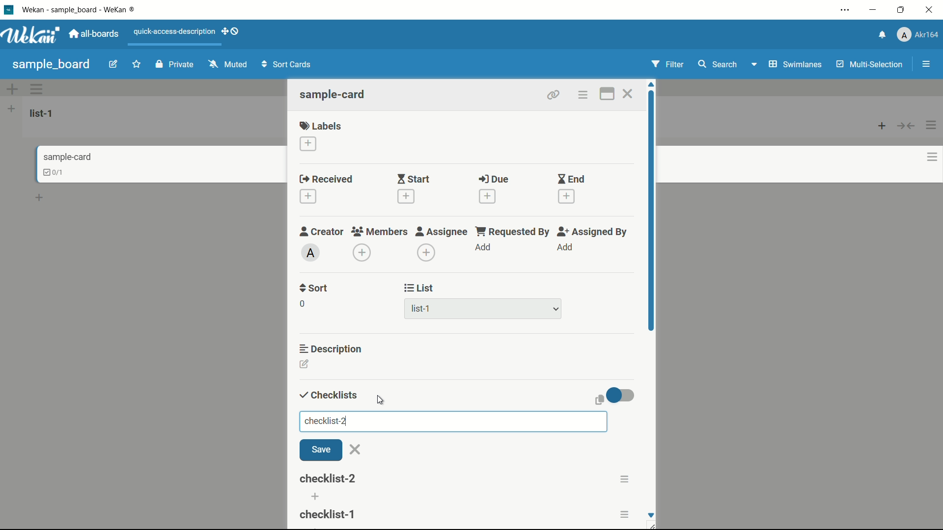  What do you see at coordinates (333, 94) in the screenshot?
I see `card name` at bounding box center [333, 94].